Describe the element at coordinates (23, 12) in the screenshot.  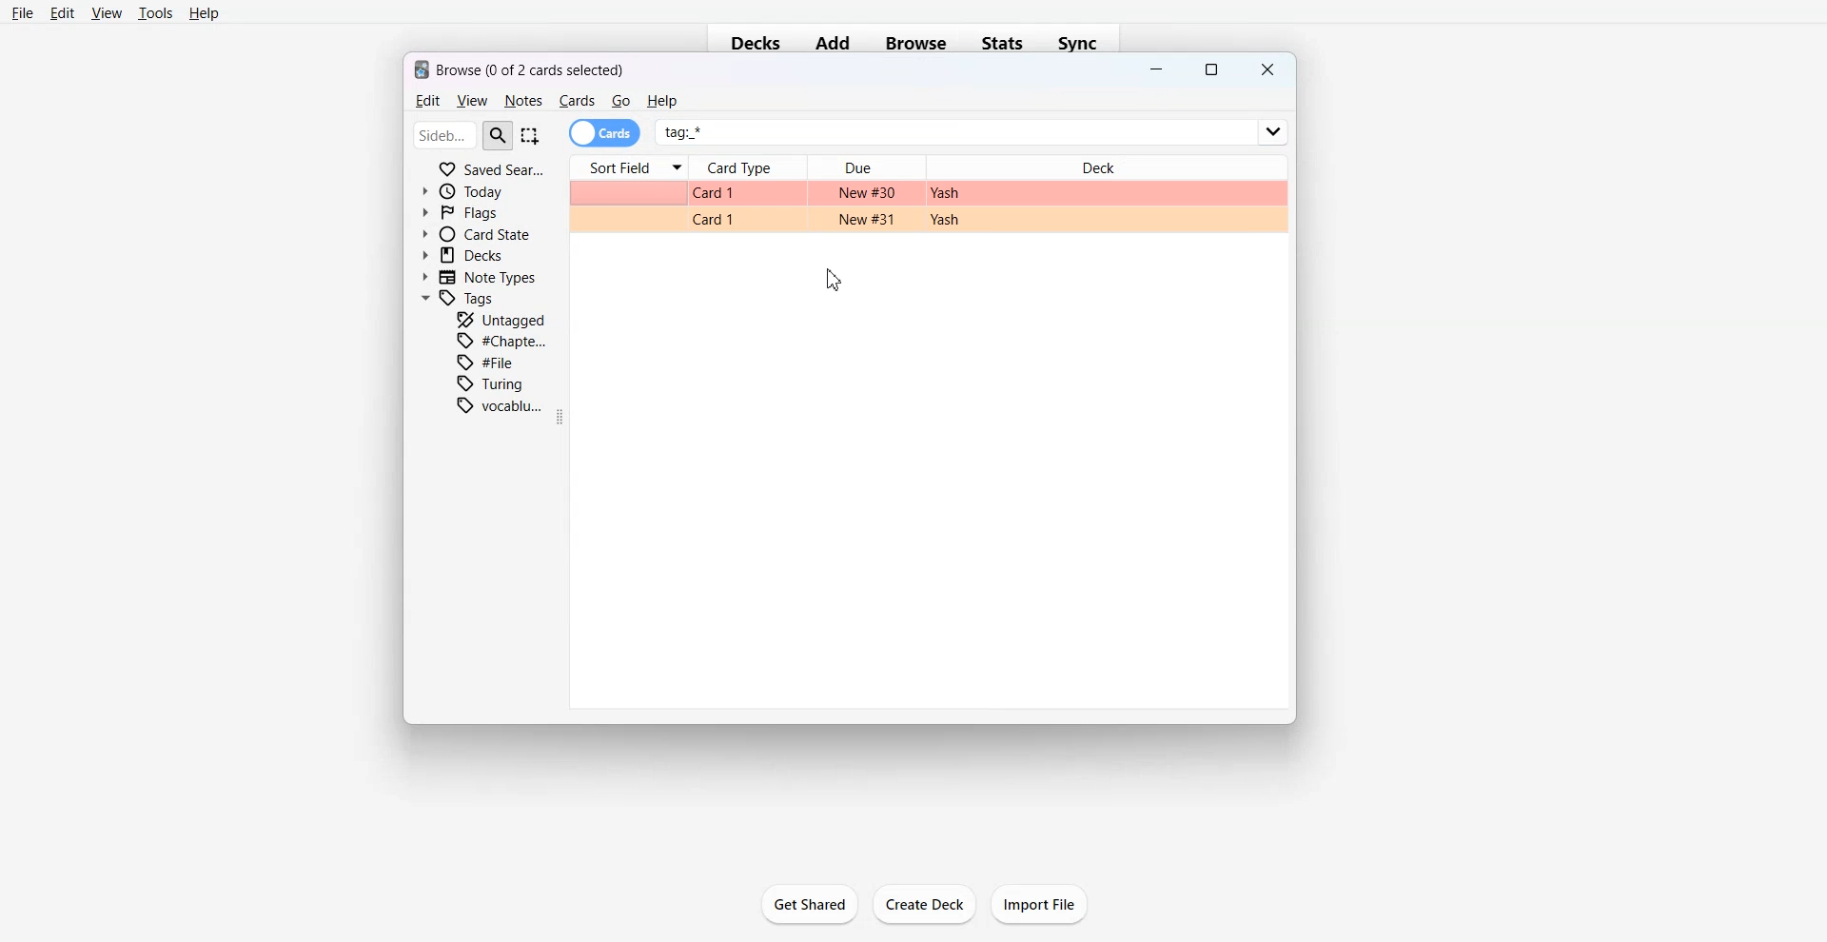
I see `File` at that location.